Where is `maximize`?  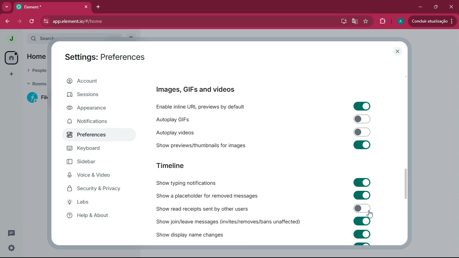
maximize is located at coordinates (436, 7).